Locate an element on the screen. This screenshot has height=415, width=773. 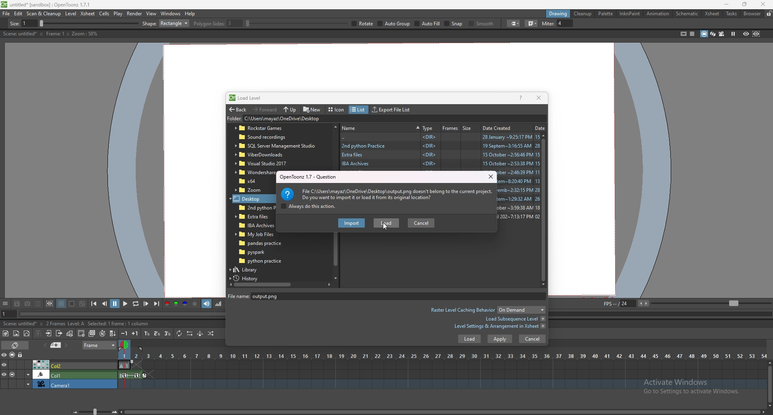
close is located at coordinates (538, 97).